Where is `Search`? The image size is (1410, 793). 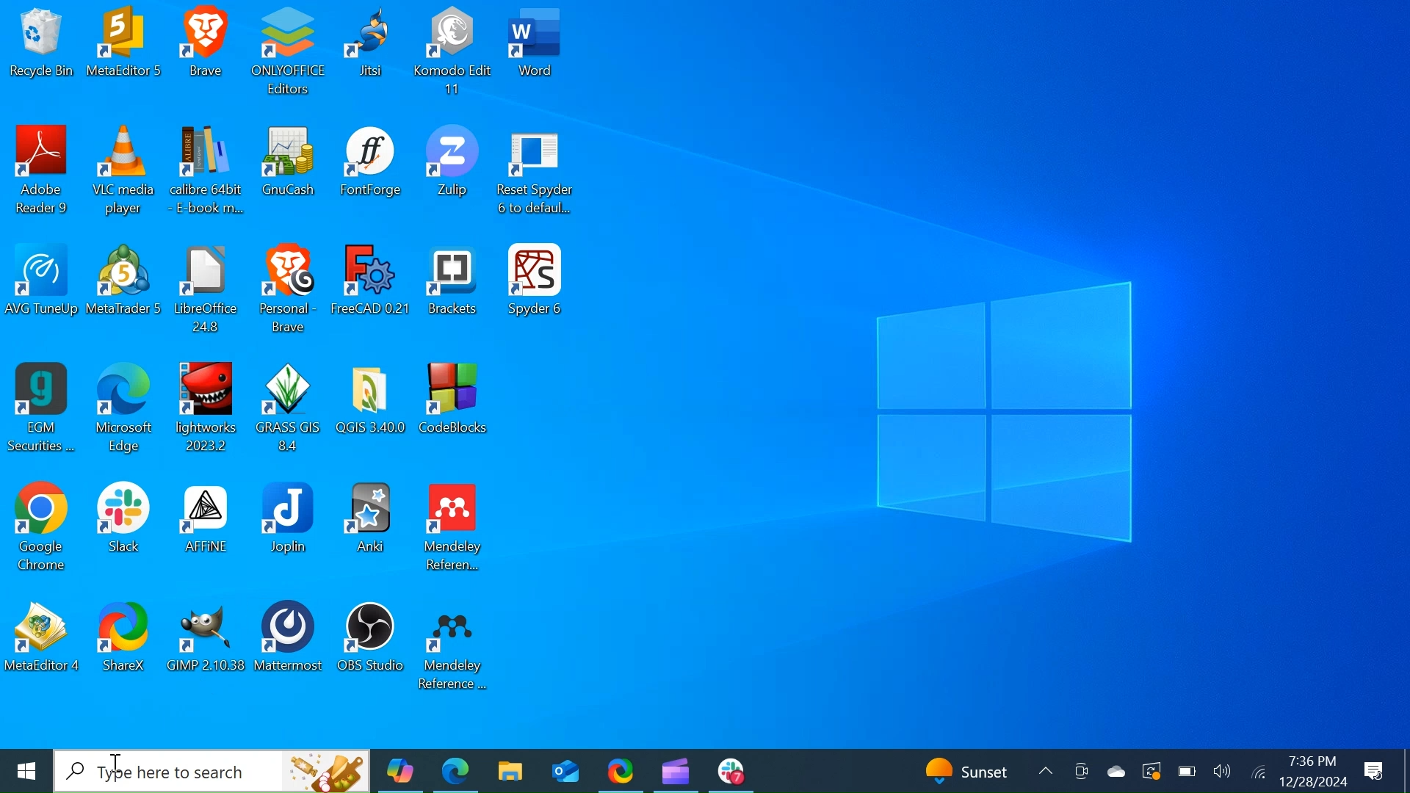
Search is located at coordinates (213, 771).